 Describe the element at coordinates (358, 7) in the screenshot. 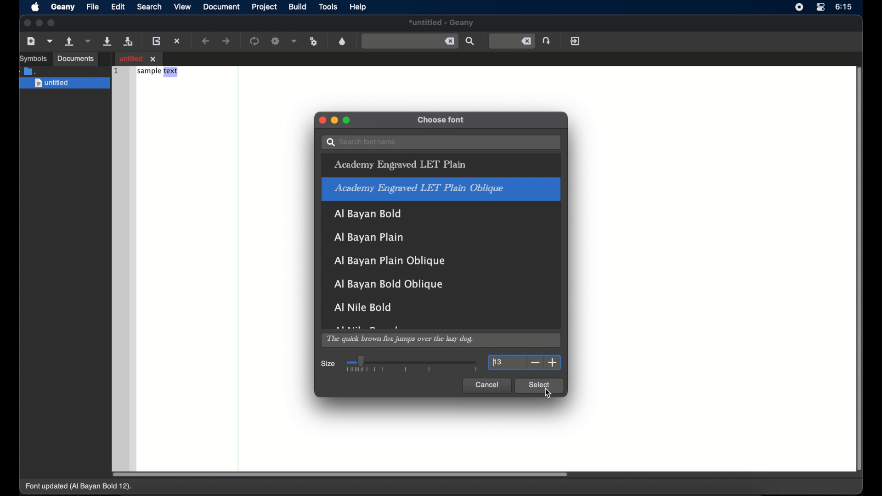

I see `help` at that location.